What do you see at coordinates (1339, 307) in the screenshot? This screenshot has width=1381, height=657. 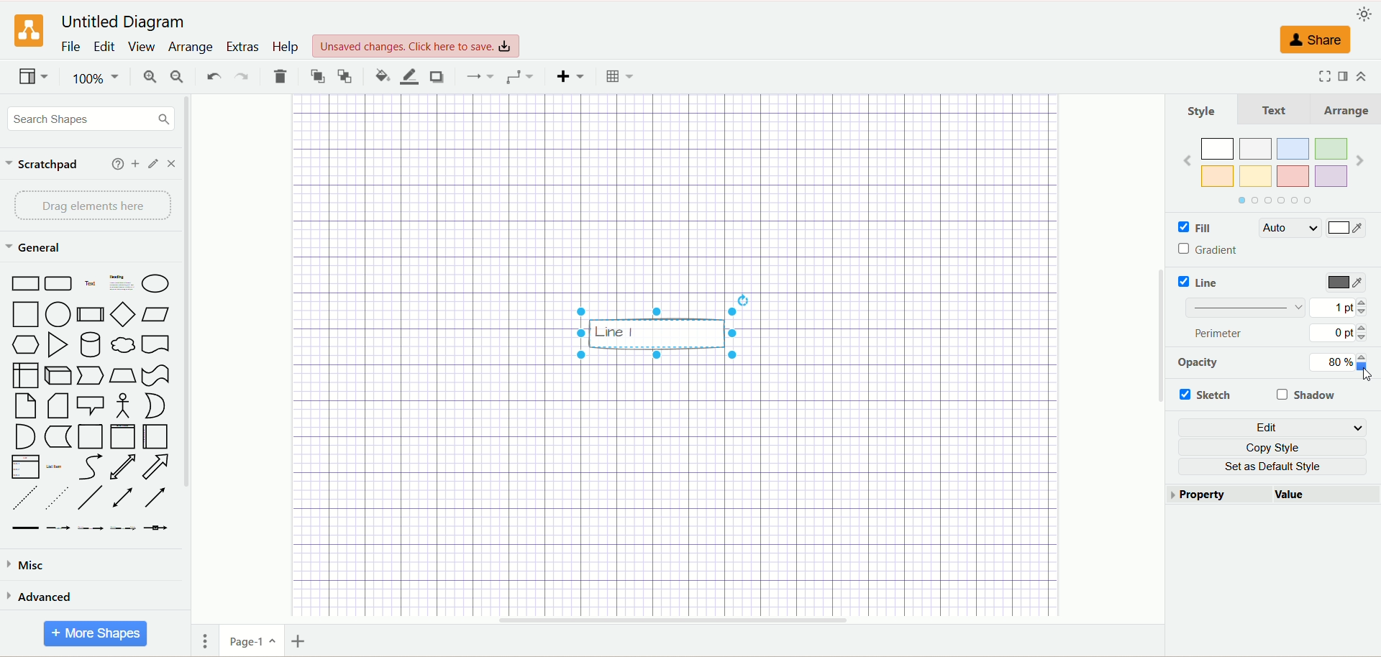 I see `1 pt` at bounding box center [1339, 307].